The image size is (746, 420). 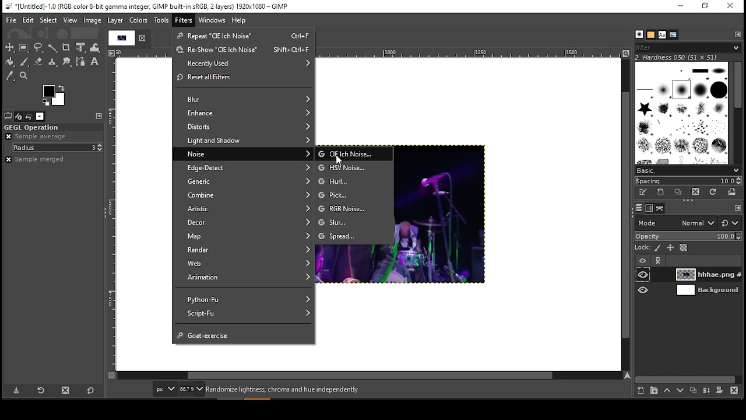 What do you see at coordinates (243, 334) in the screenshot?
I see `goat exercise` at bounding box center [243, 334].